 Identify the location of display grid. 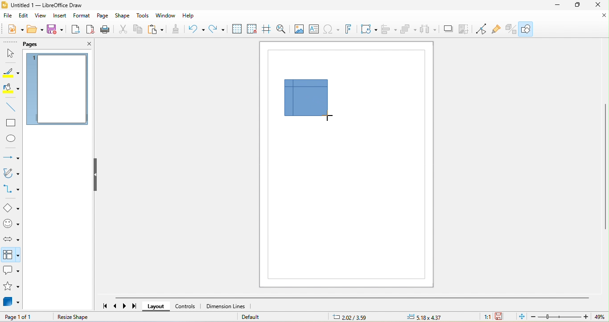
(238, 29).